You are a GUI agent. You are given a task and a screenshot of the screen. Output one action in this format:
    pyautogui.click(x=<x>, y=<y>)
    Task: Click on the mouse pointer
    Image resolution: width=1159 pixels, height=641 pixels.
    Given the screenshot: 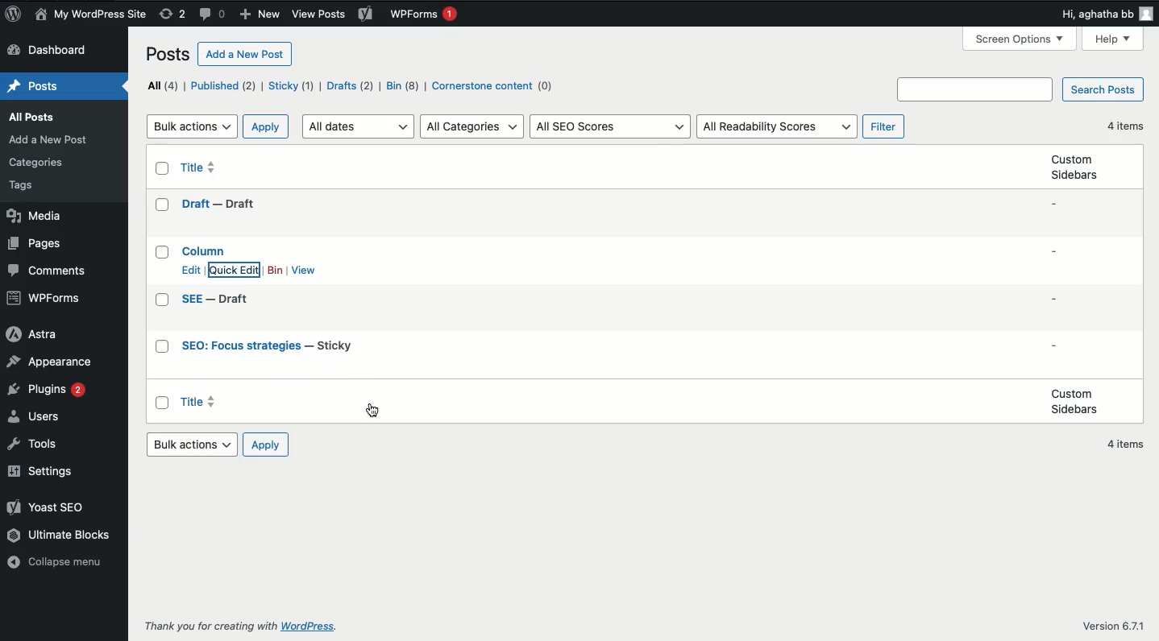 What is the action you would take?
    pyautogui.click(x=218, y=283)
    